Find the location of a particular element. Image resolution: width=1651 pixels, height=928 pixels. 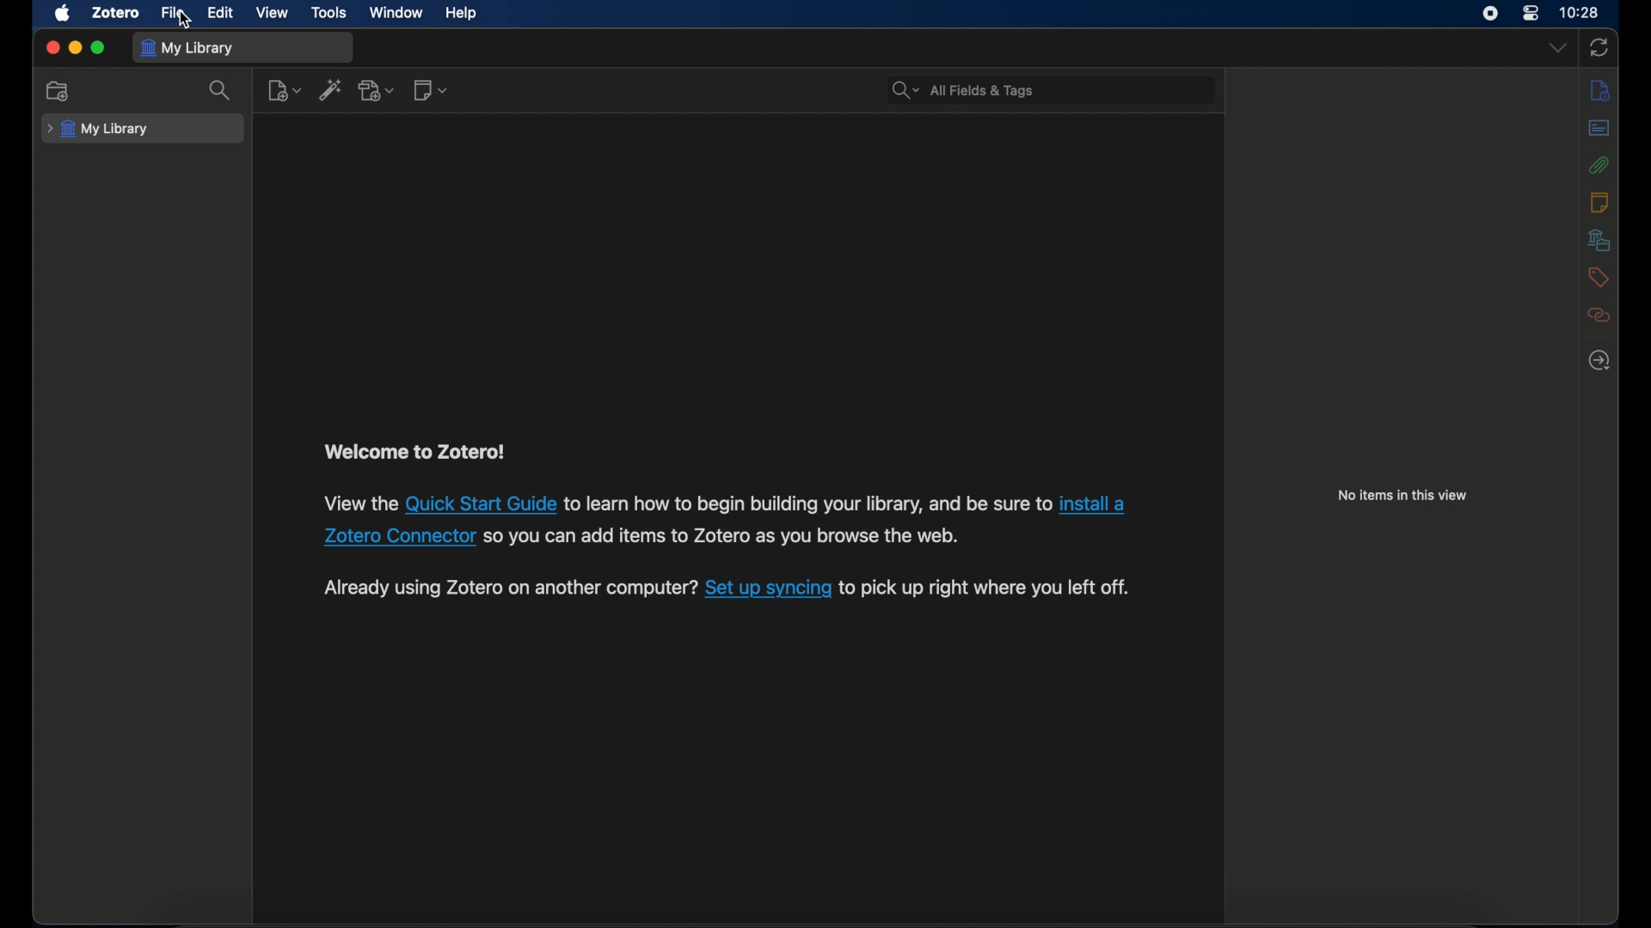

tags is located at coordinates (1598, 278).